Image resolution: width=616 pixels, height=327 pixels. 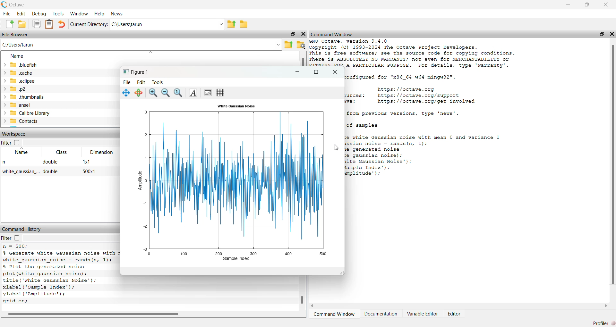 I want to click on  Octave, so click(x=20, y=5).